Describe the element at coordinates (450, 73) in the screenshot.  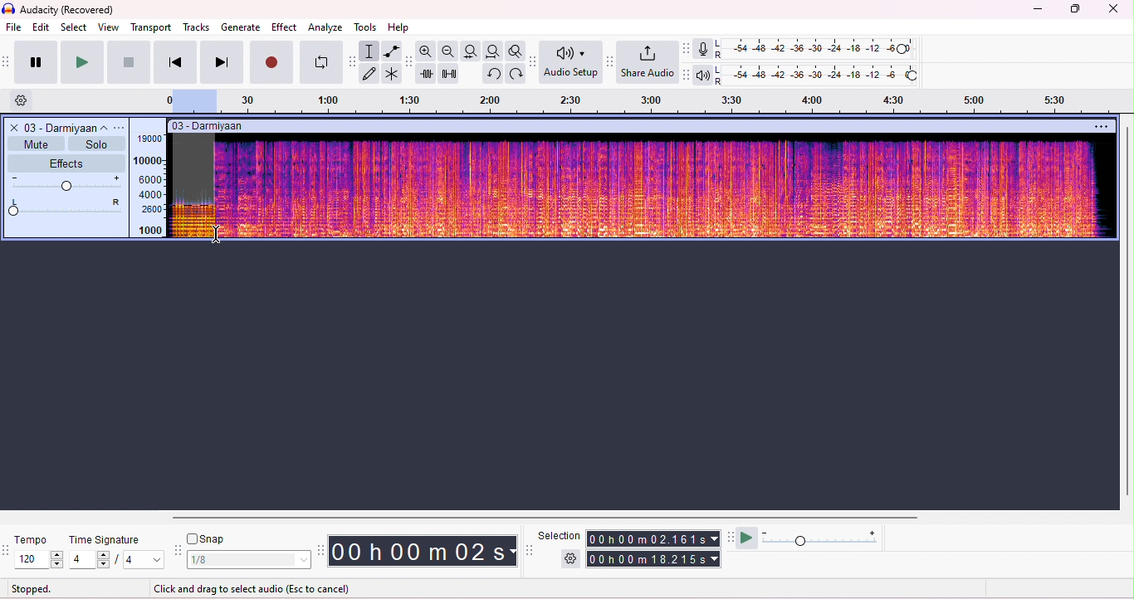
I see `silence selection` at that location.